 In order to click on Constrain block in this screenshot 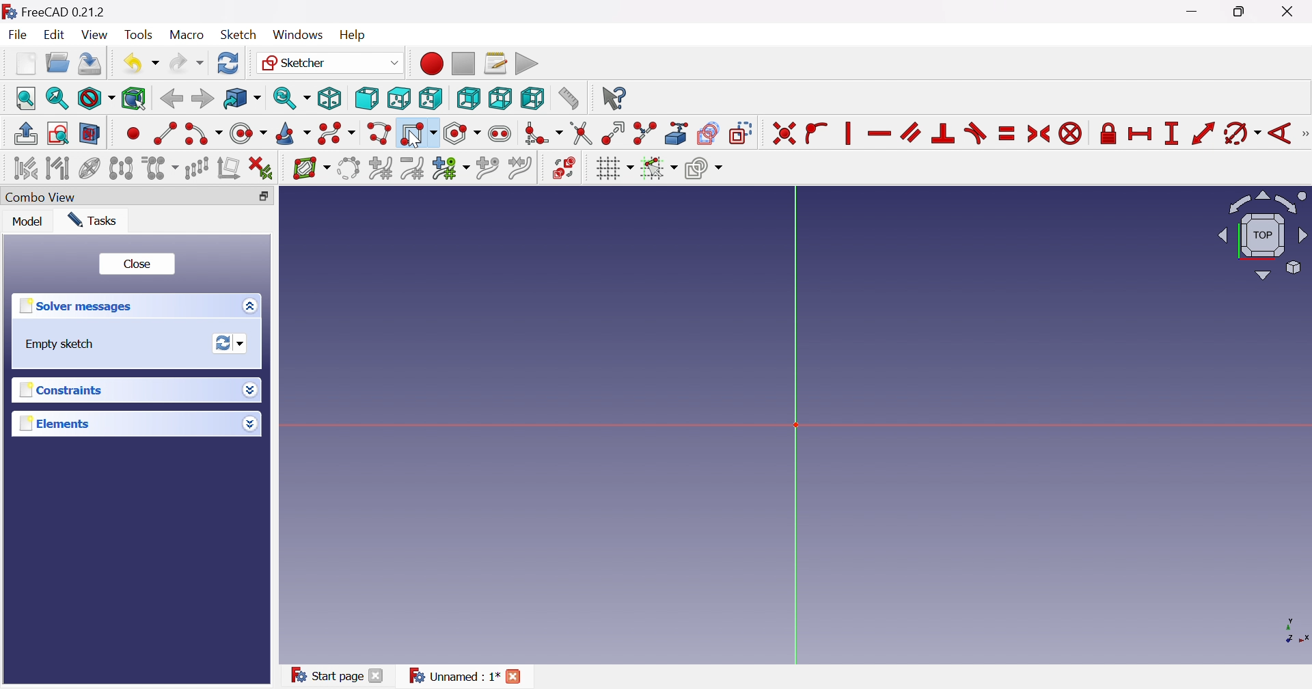, I will do `click(1071, 135)`.